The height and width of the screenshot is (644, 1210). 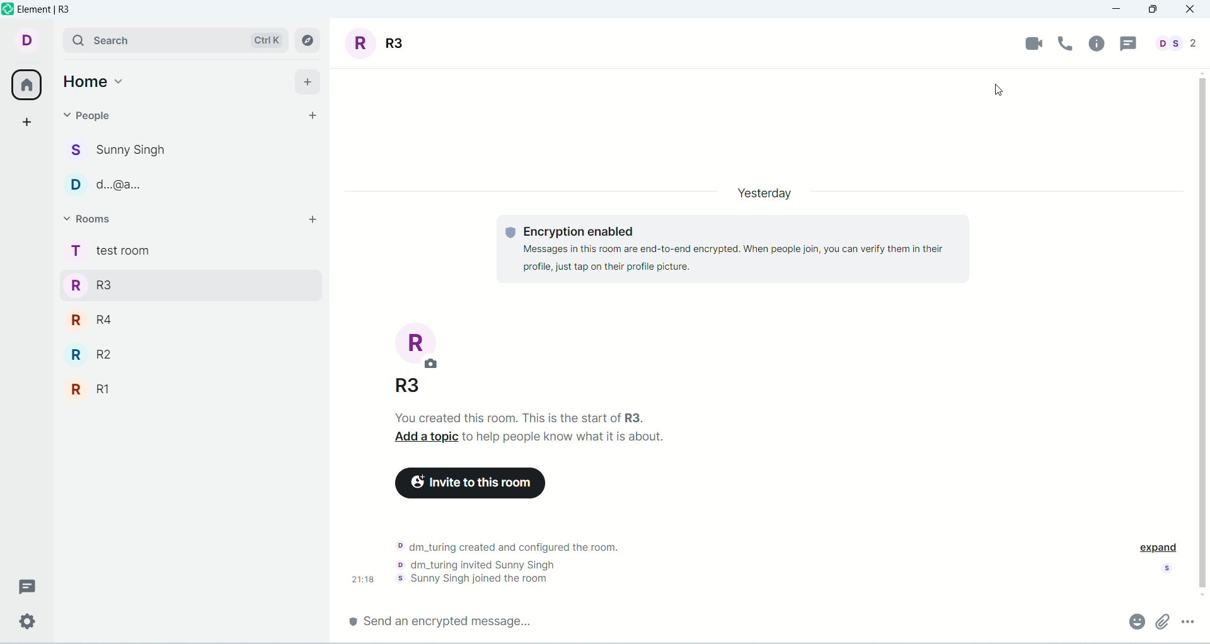 I want to click on element, so click(x=47, y=11).